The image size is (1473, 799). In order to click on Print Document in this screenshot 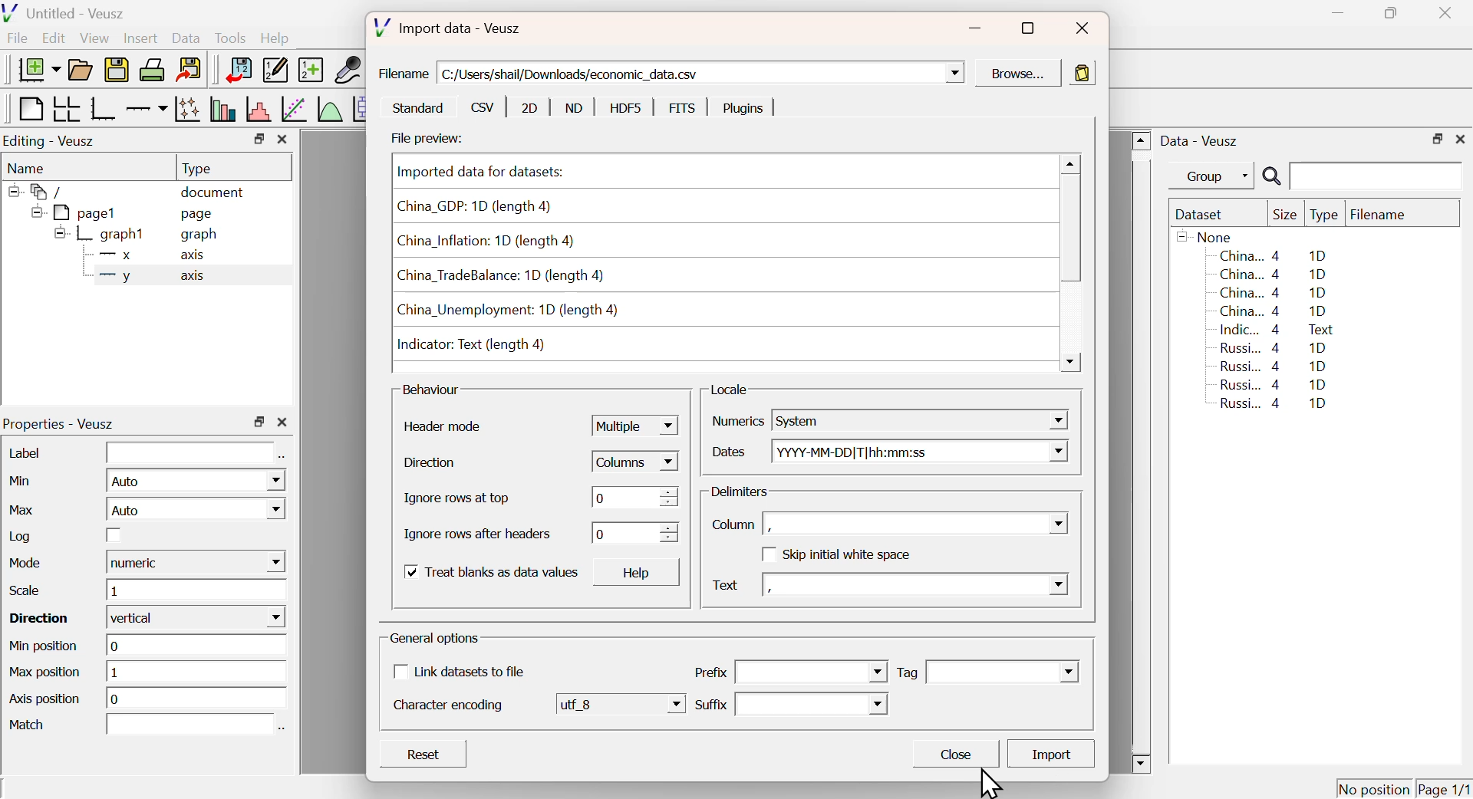, I will do `click(151, 69)`.